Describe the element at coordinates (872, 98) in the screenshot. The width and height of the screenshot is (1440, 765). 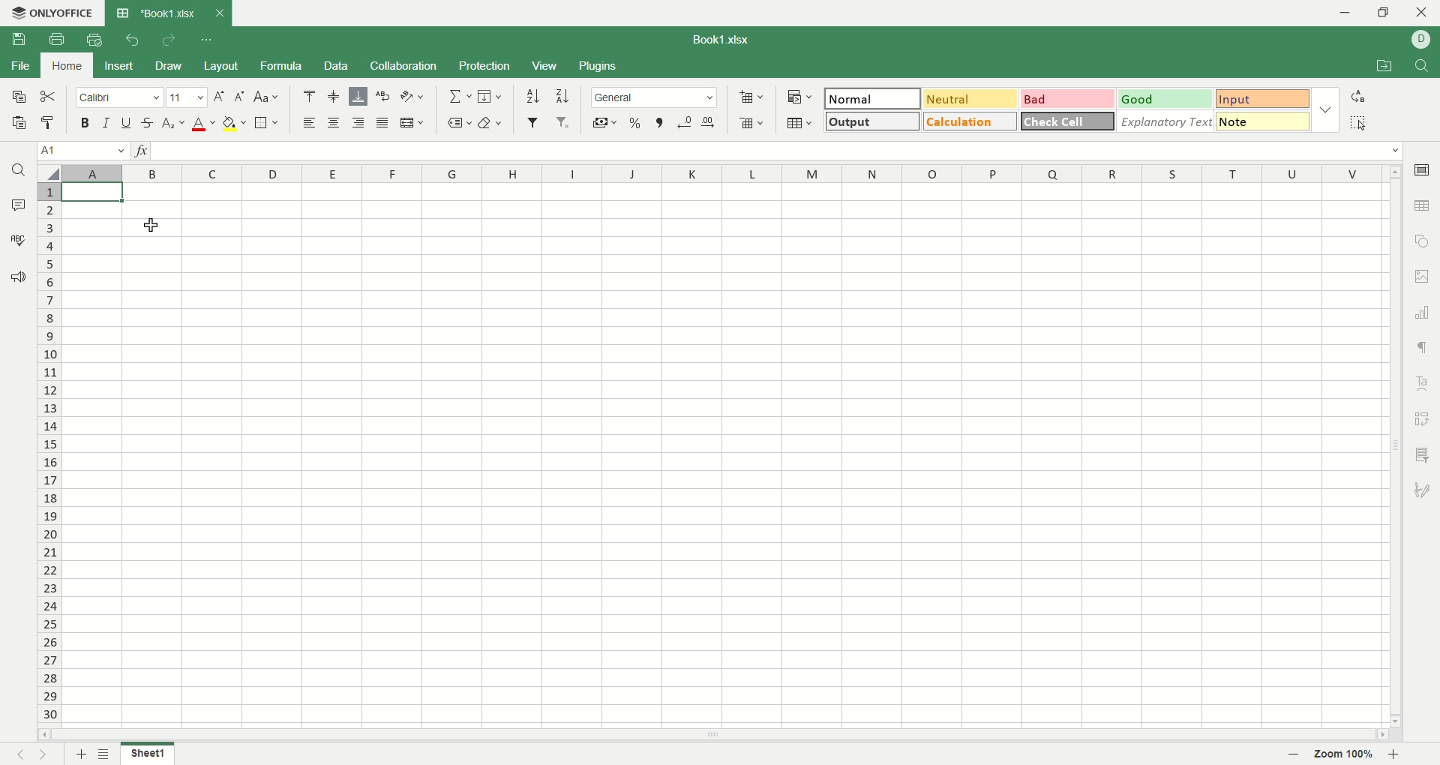
I see `normal` at that location.